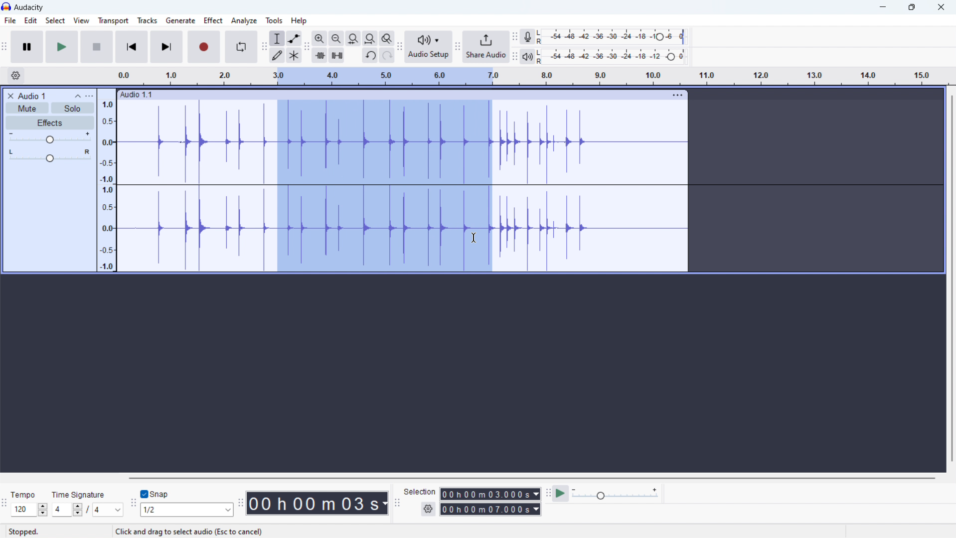  What do you see at coordinates (187, 510) in the screenshot?
I see `1/2 (select snap)` at bounding box center [187, 510].